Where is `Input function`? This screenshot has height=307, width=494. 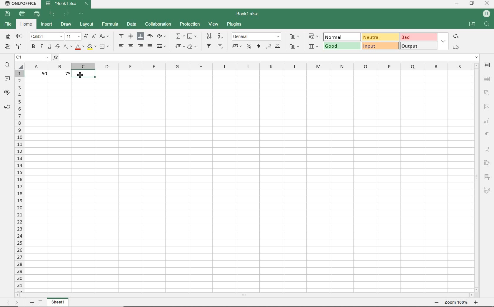 Input function is located at coordinates (266, 57).